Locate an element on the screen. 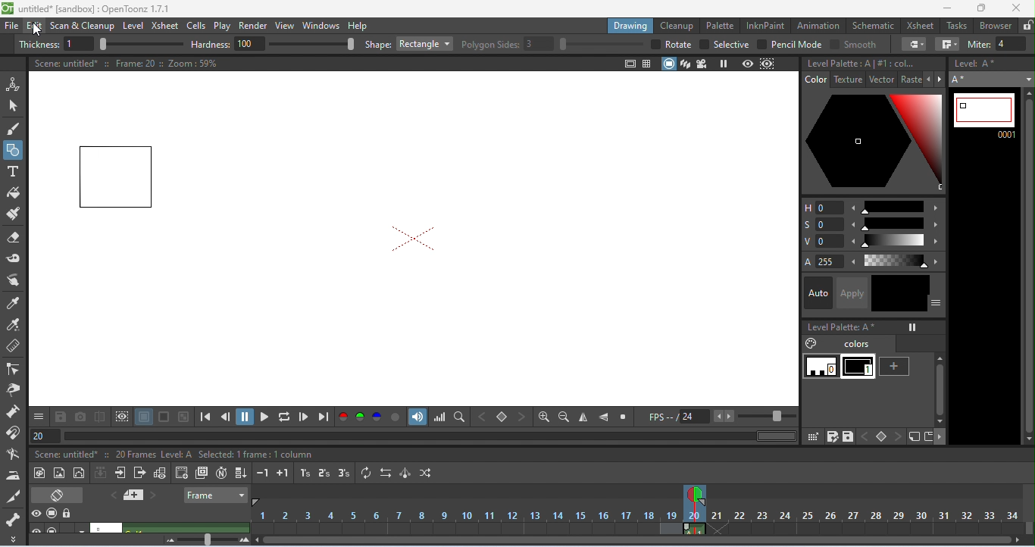 Image resolution: width=1035 pixels, height=547 pixels. next frame is located at coordinates (303, 417).